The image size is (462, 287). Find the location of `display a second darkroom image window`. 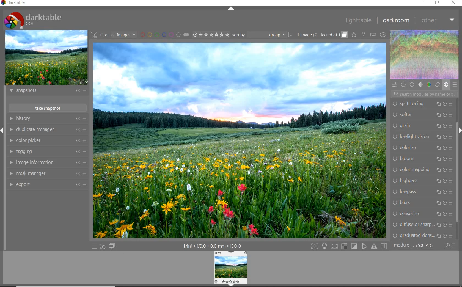

display a second darkroom image window is located at coordinates (112, 246).